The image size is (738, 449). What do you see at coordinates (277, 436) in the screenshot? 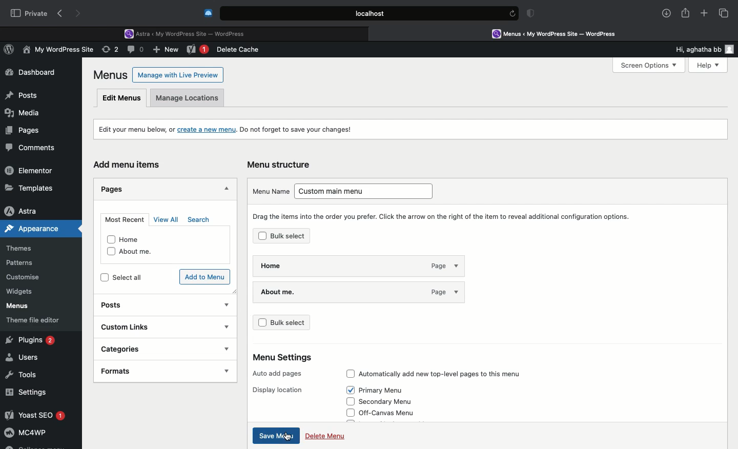
I see `Save menu` at bounding box center [277, 436].